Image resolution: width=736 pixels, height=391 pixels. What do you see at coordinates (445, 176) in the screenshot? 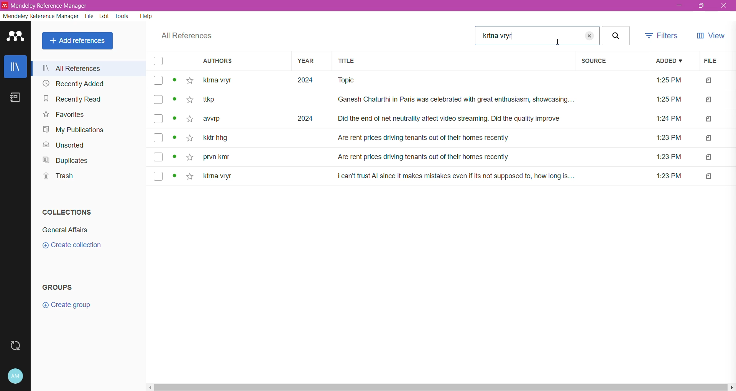
I see `ktrna vryr i can't trust Al since it makes mistakes even if its not supposed to, how long is... 1:23 PM` at bounding box center [445, 176].